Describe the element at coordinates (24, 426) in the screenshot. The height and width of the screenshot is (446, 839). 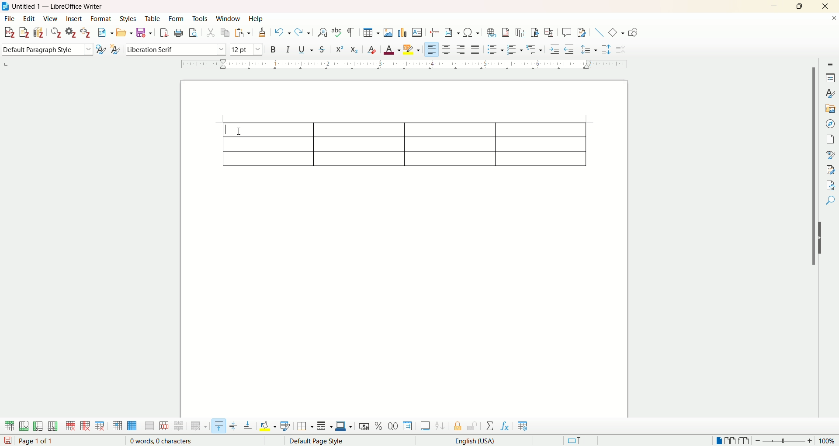
I see `insert row below` at that location.